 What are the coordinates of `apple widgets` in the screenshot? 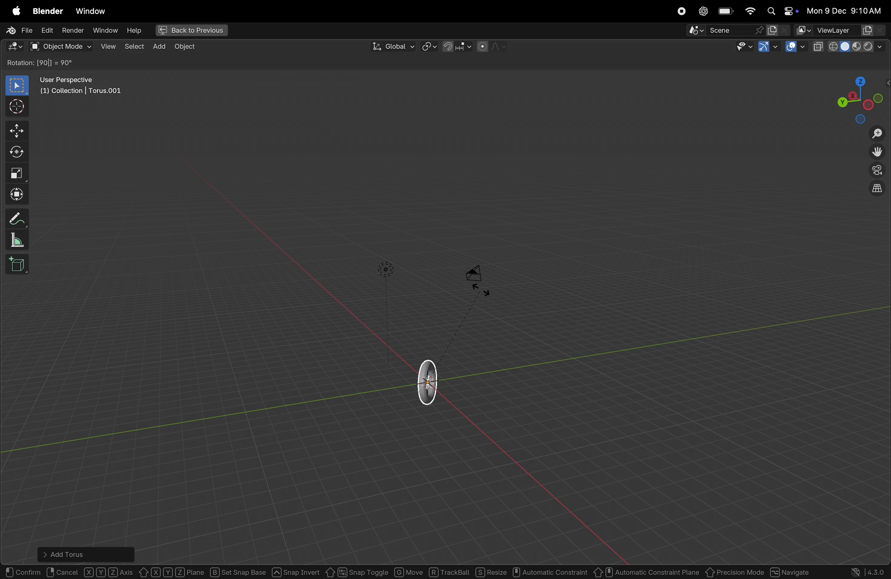 It's located at (781, 12).